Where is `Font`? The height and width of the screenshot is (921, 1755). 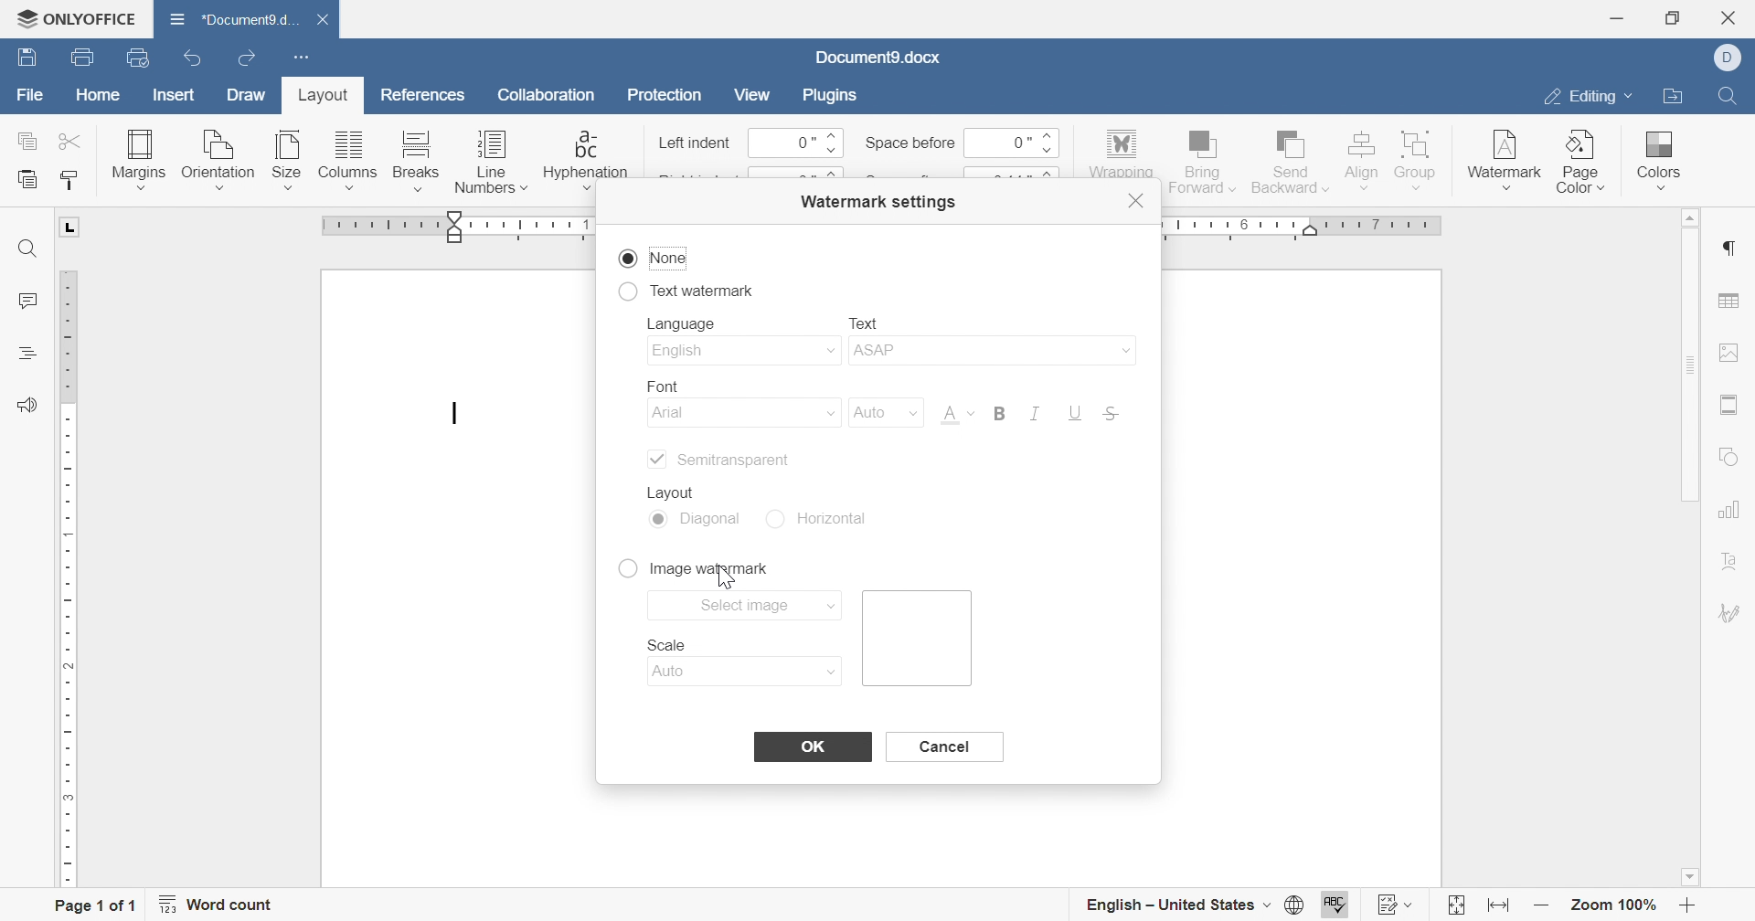
Font is located at coordinates (955, 417).